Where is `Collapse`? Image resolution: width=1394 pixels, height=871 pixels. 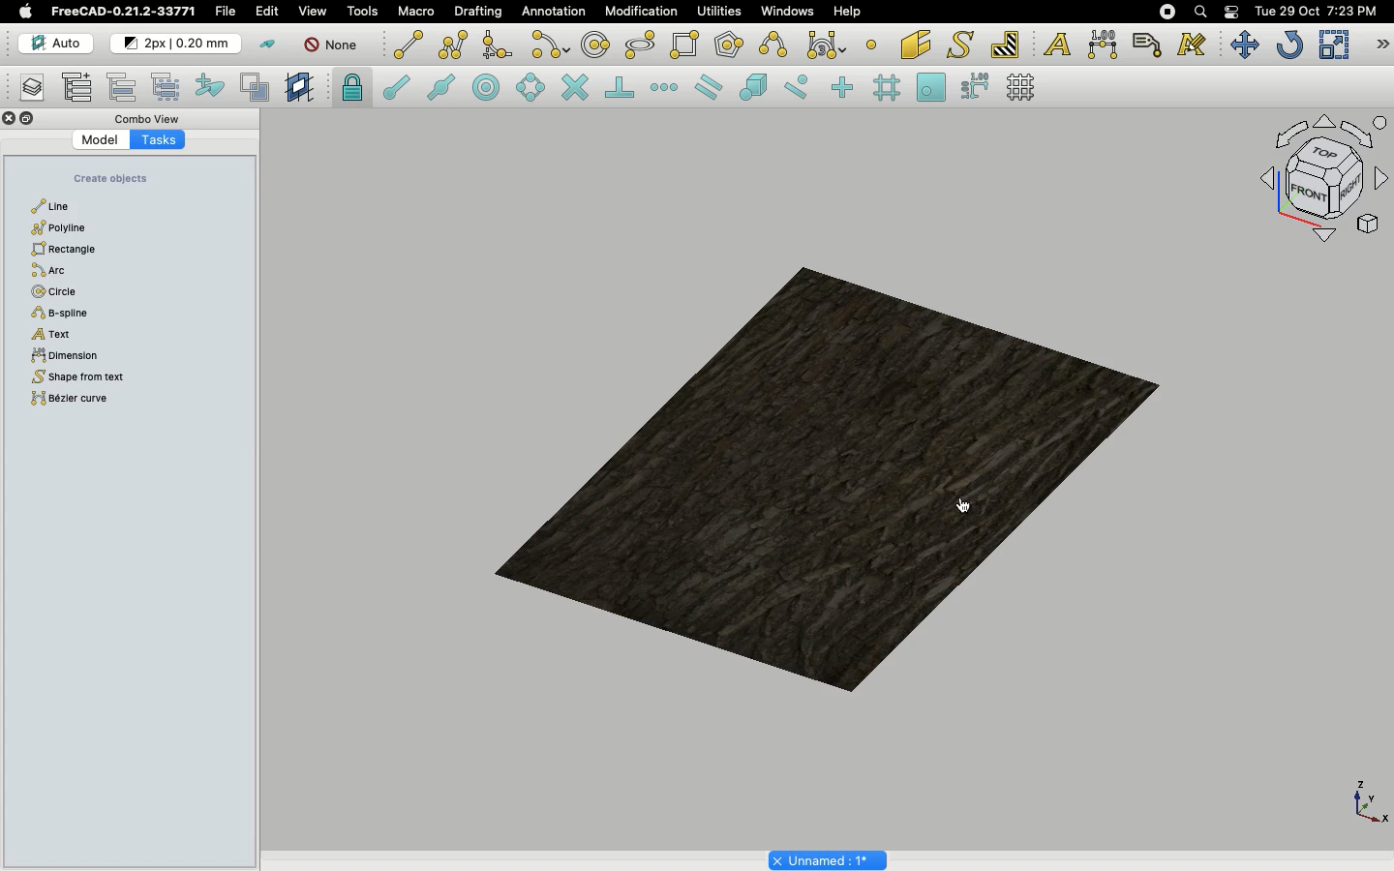 Collapse is located at coordinates (27, 119).